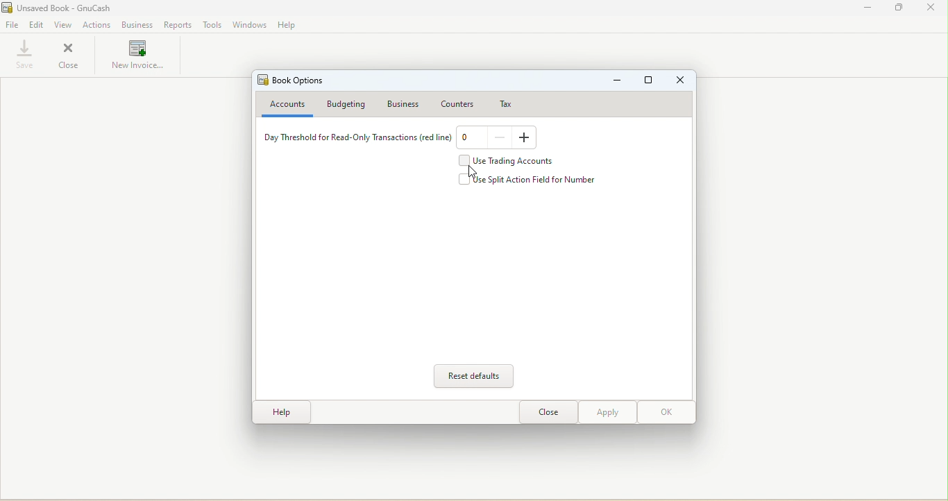  I want to click on New invoices, so click(139, 58).